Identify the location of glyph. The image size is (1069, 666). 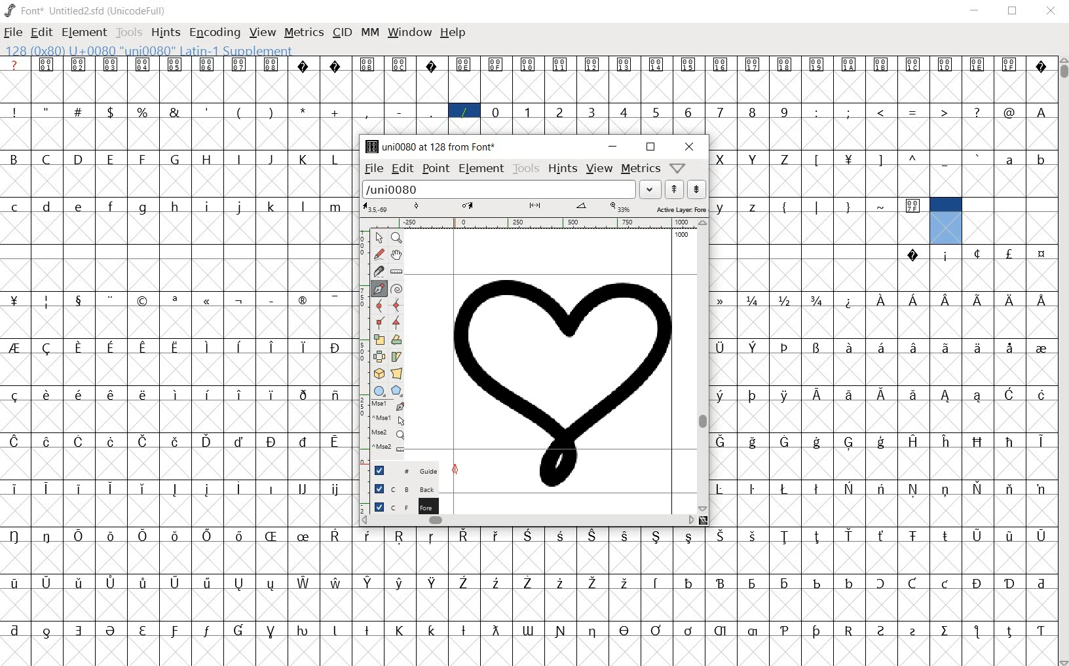
(979, 158).